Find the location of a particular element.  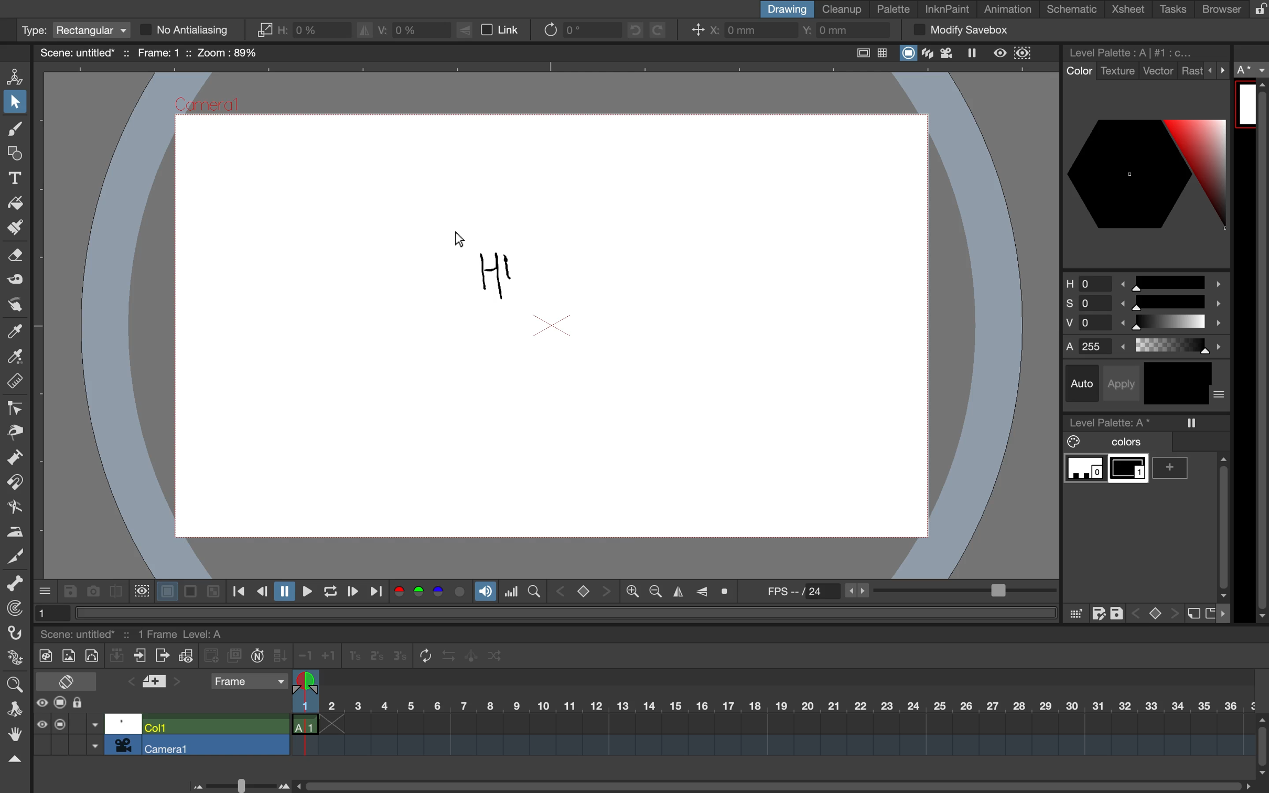

x coordinate is located at coordinates (739, 31).